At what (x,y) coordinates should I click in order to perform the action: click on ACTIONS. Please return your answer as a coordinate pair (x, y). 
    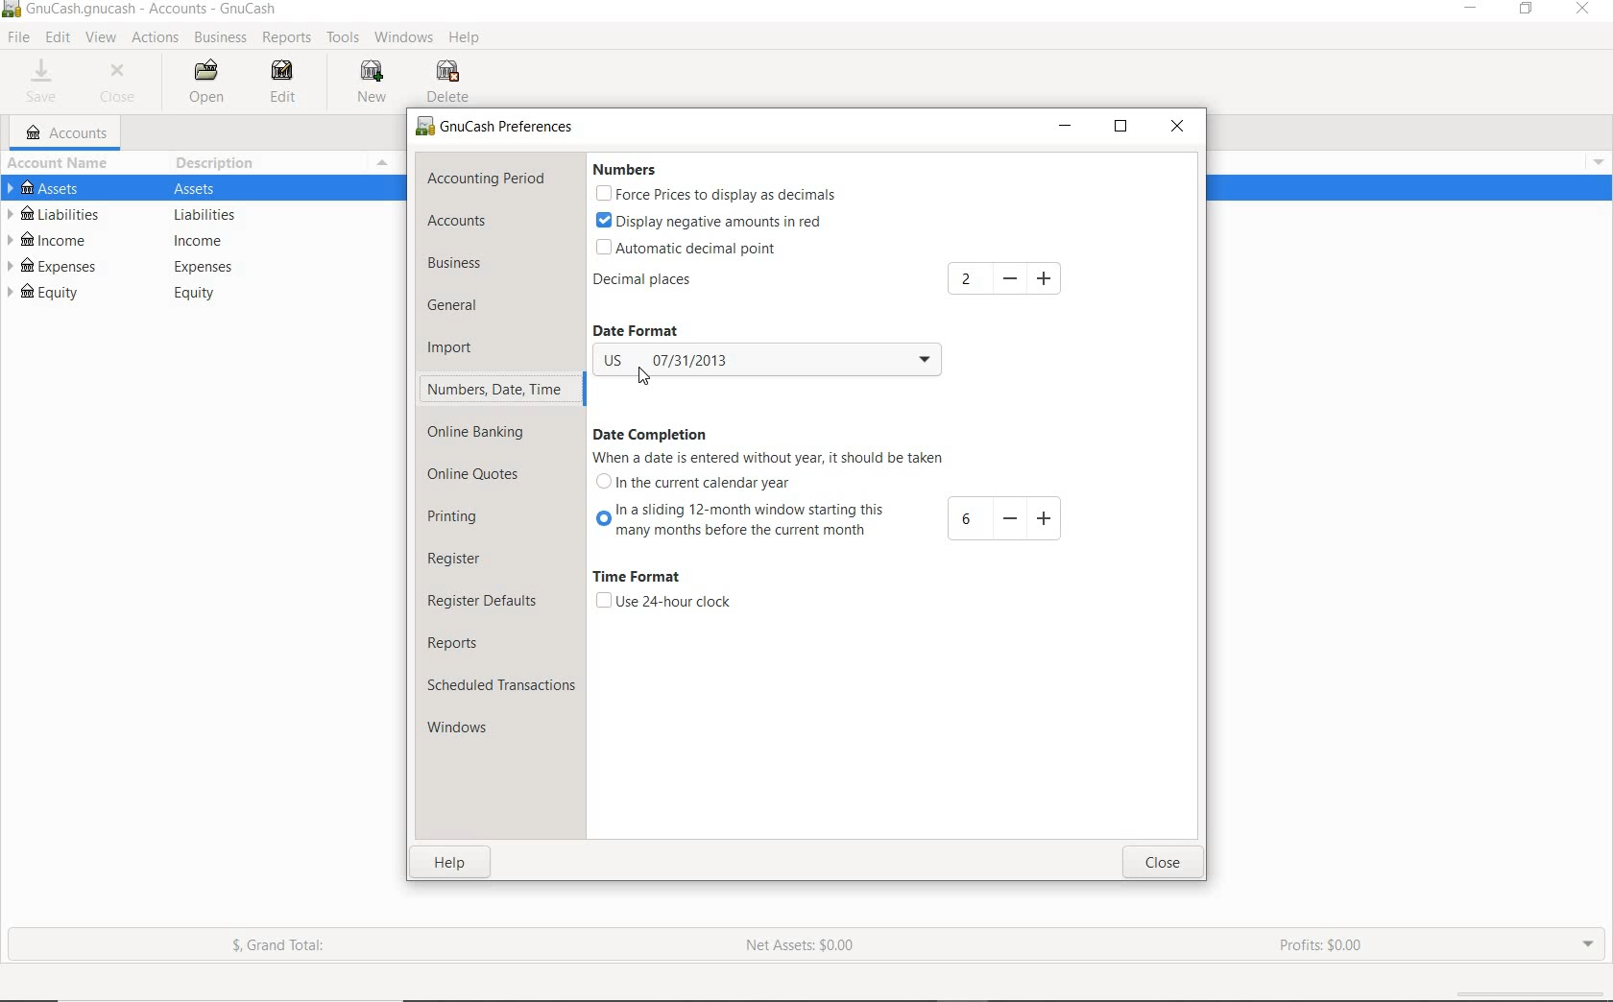
    Looking at the image, I should click on (157, 38).